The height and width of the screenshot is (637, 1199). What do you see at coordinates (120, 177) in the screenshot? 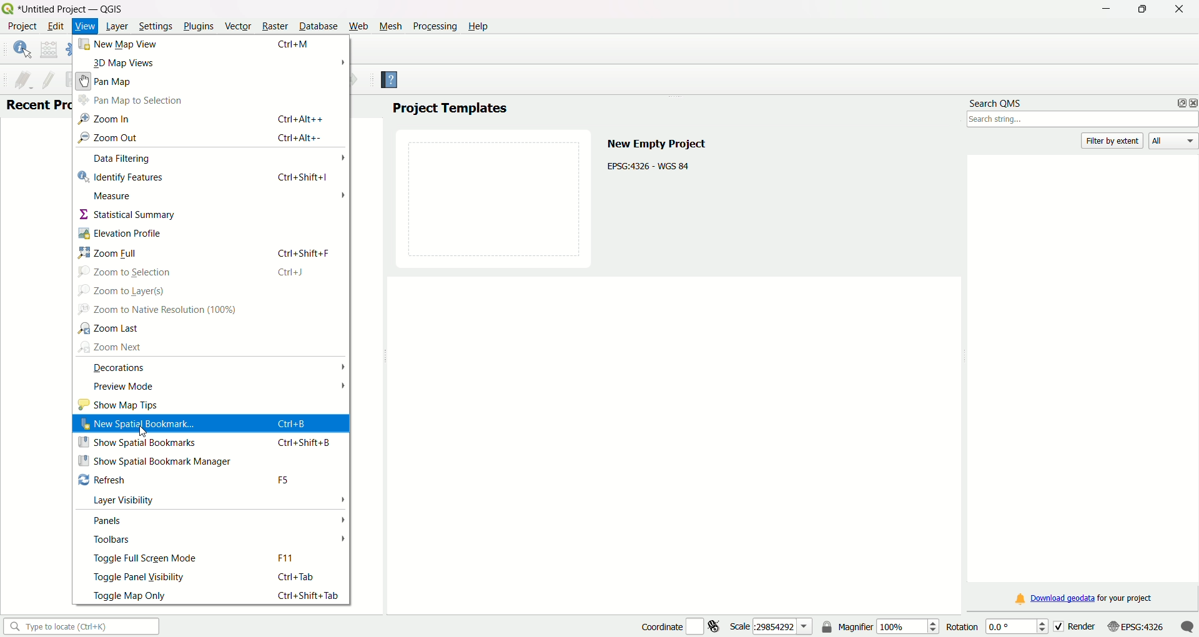
I see `identify features` at bounding box center [120, 177].